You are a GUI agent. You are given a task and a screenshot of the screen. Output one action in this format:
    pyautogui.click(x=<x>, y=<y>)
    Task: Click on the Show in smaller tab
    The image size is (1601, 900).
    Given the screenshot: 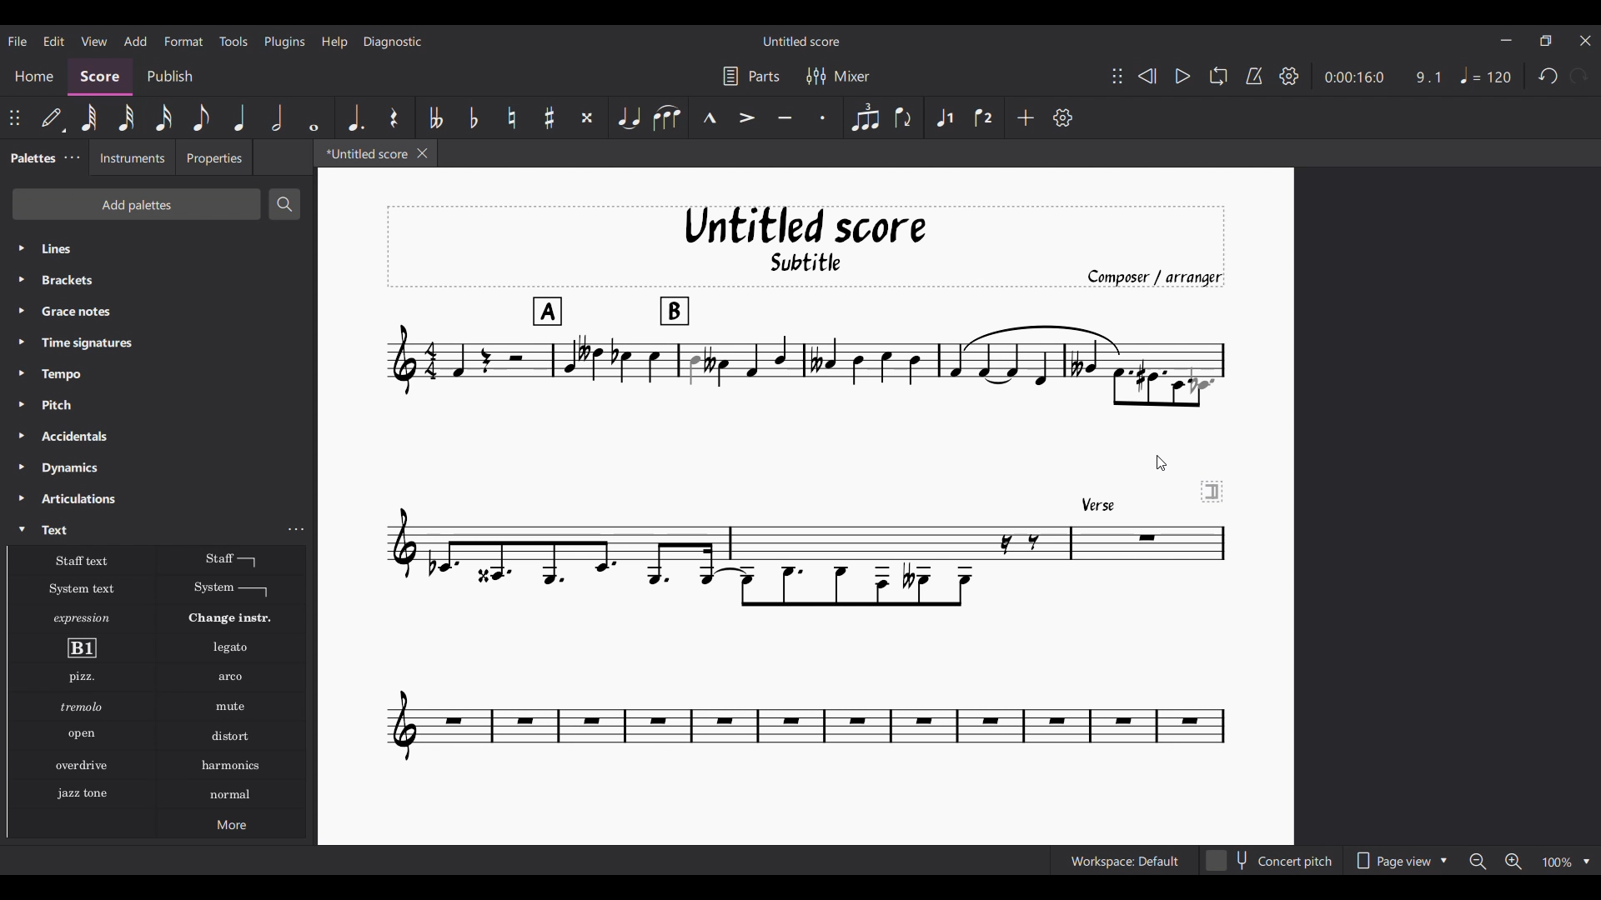 What is the action you would take?
    pyautogui.click(x=1545, y=41)
    